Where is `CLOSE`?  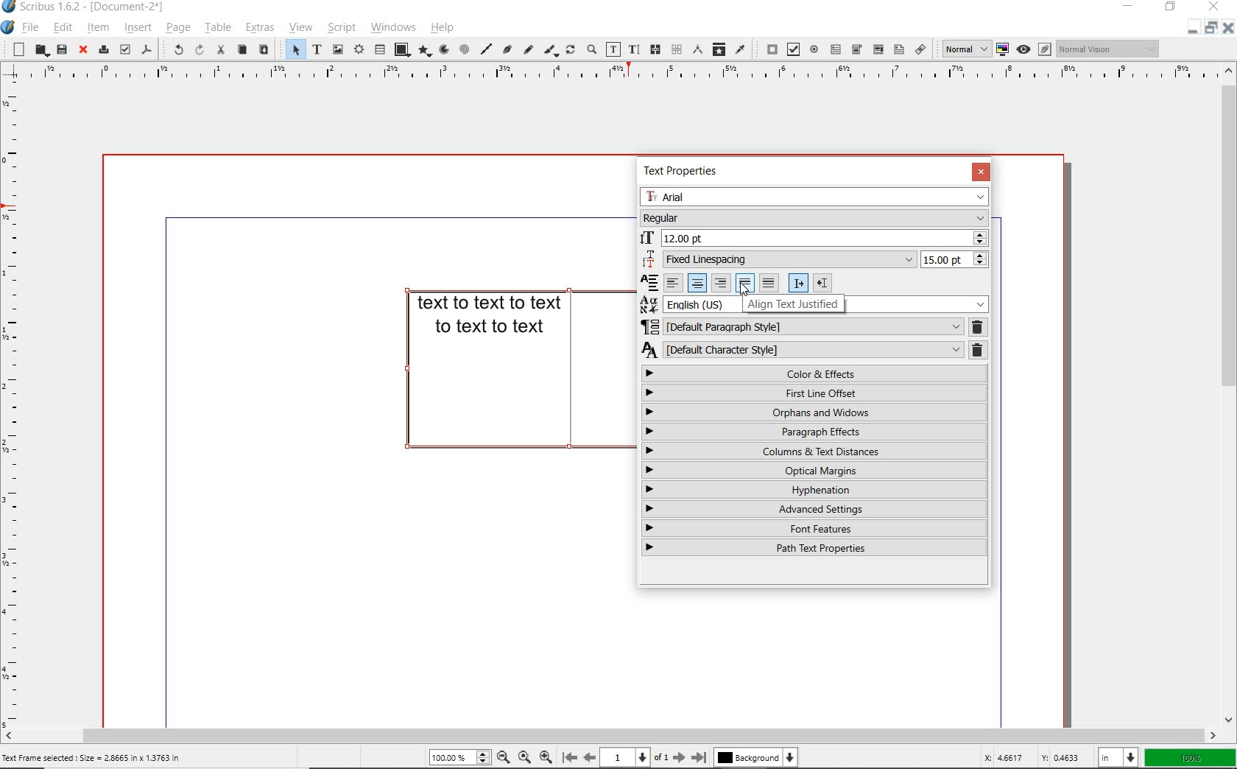 CLOSE is located at coordinates (980, 172).